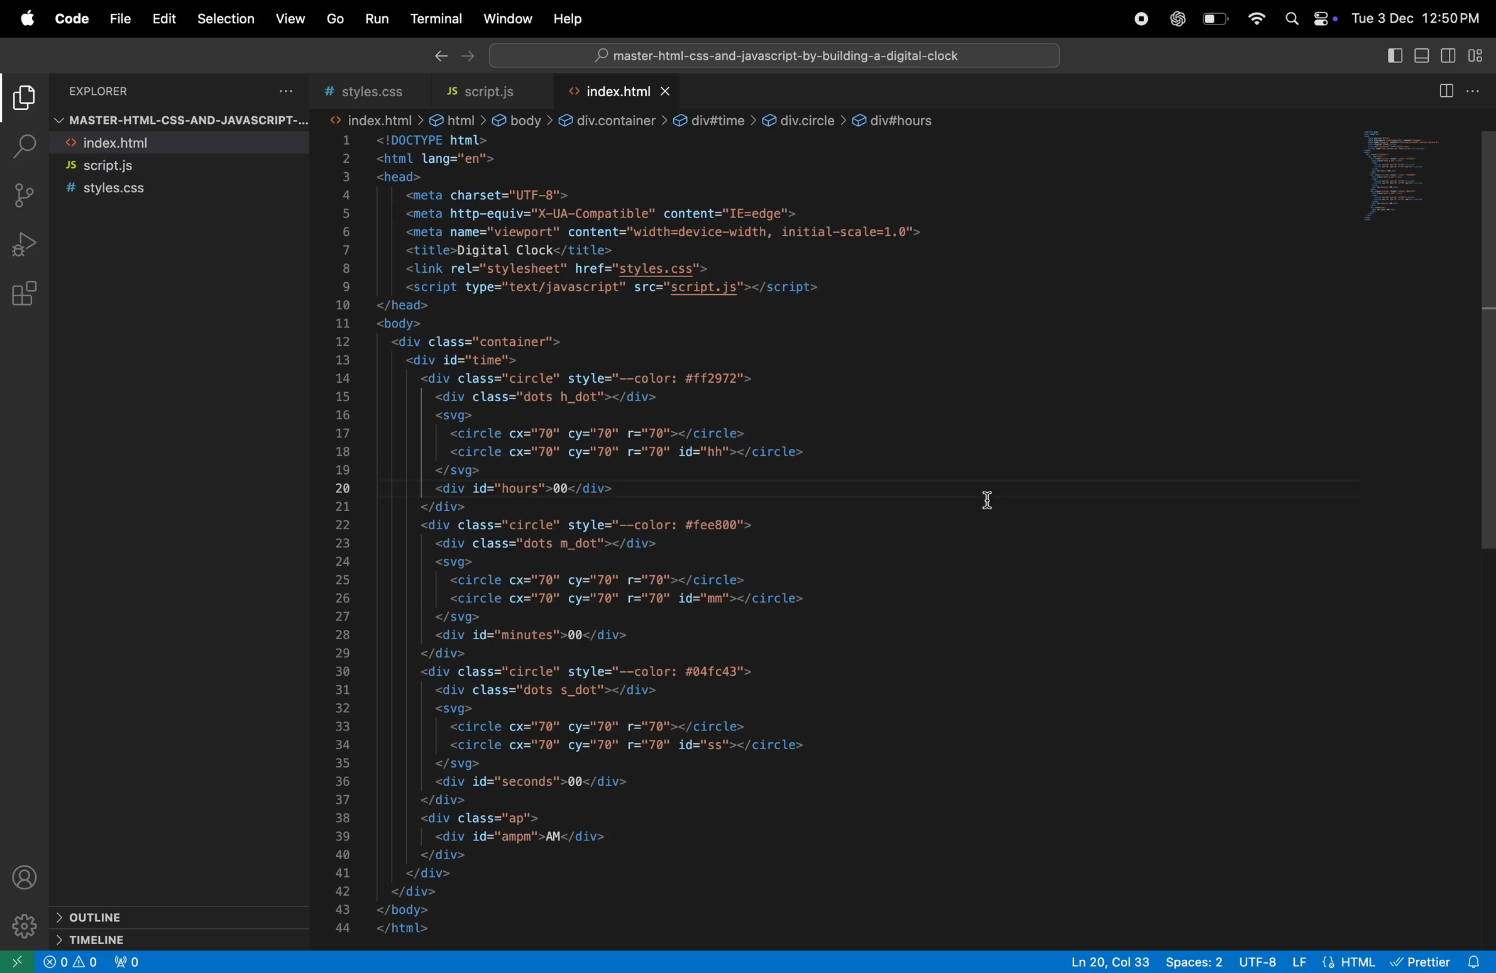 The image size is (1496, 973). I want to click on date and time, so click(1418, 21).